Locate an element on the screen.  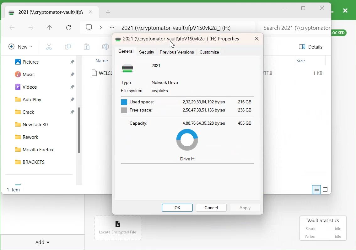
Write: idle is located at coordinates (323, 236).